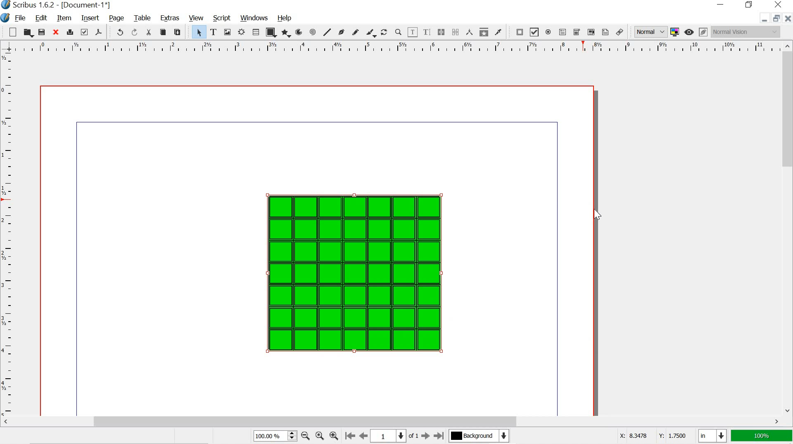 Image resolution: width=793 pixels, height=444 pixels. I want to click on pdf combo box, so click(577, 32).